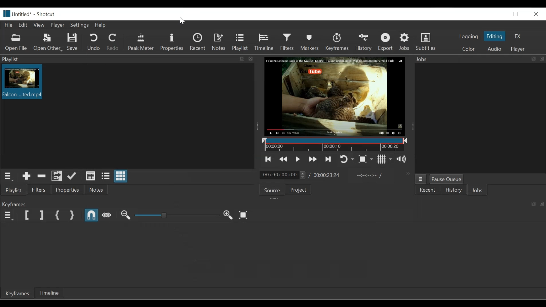  What do you see at coordinates (19, 294) in the screenshot?
I see `Keyframe` at bounding box center [19, 294].